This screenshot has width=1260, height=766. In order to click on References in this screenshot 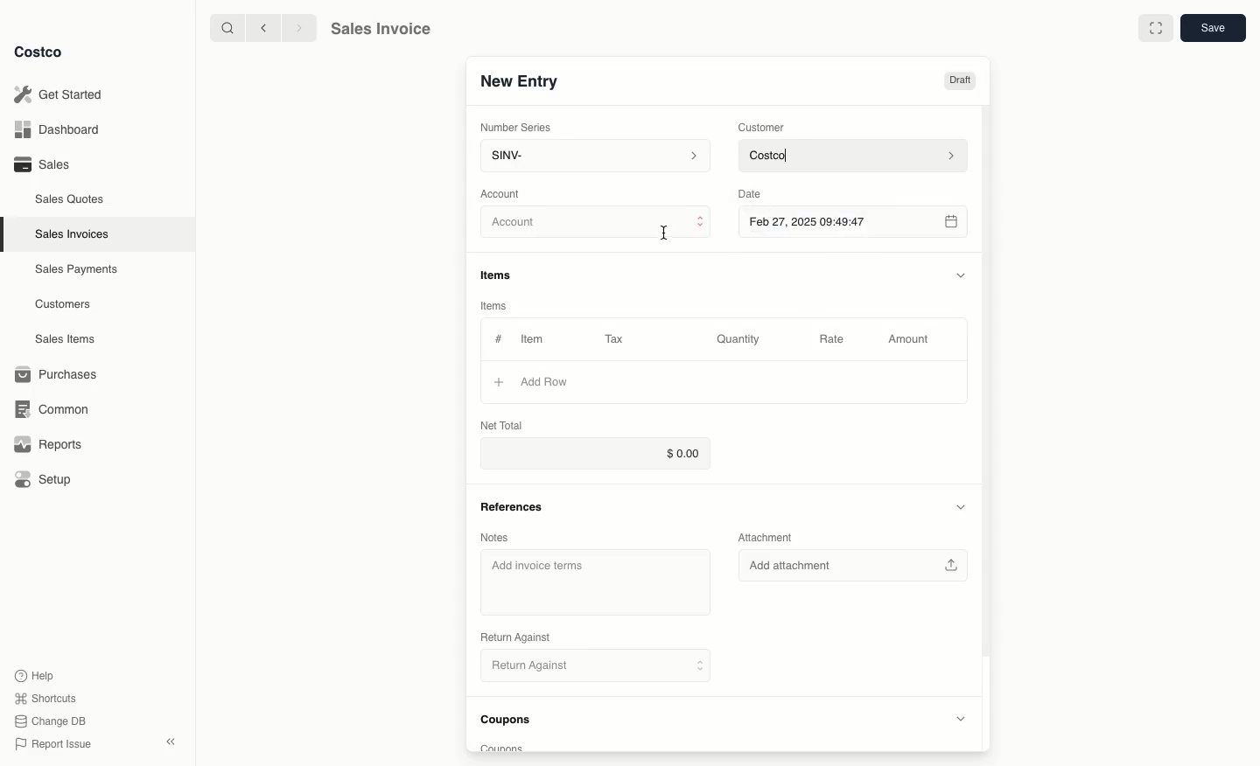, I will do `click(510, 506)`.